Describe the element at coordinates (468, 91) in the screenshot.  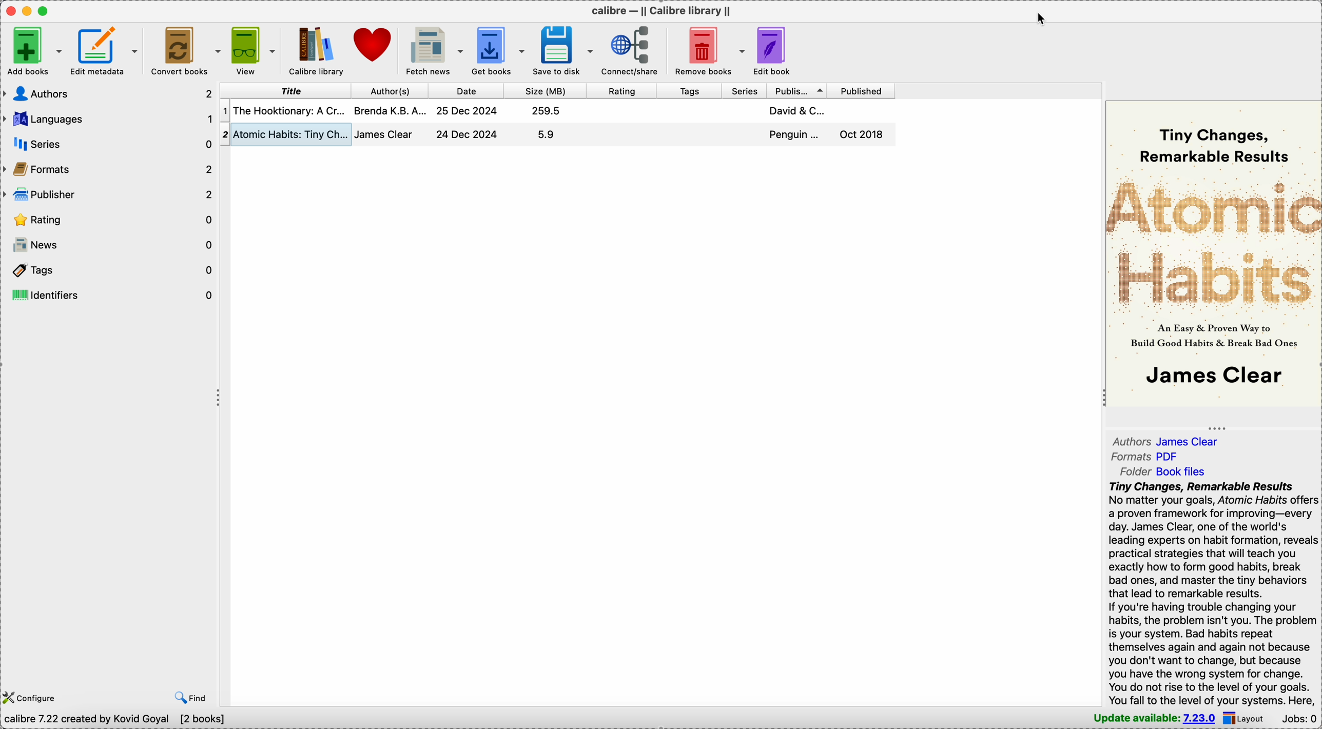
I see `date` at that location.